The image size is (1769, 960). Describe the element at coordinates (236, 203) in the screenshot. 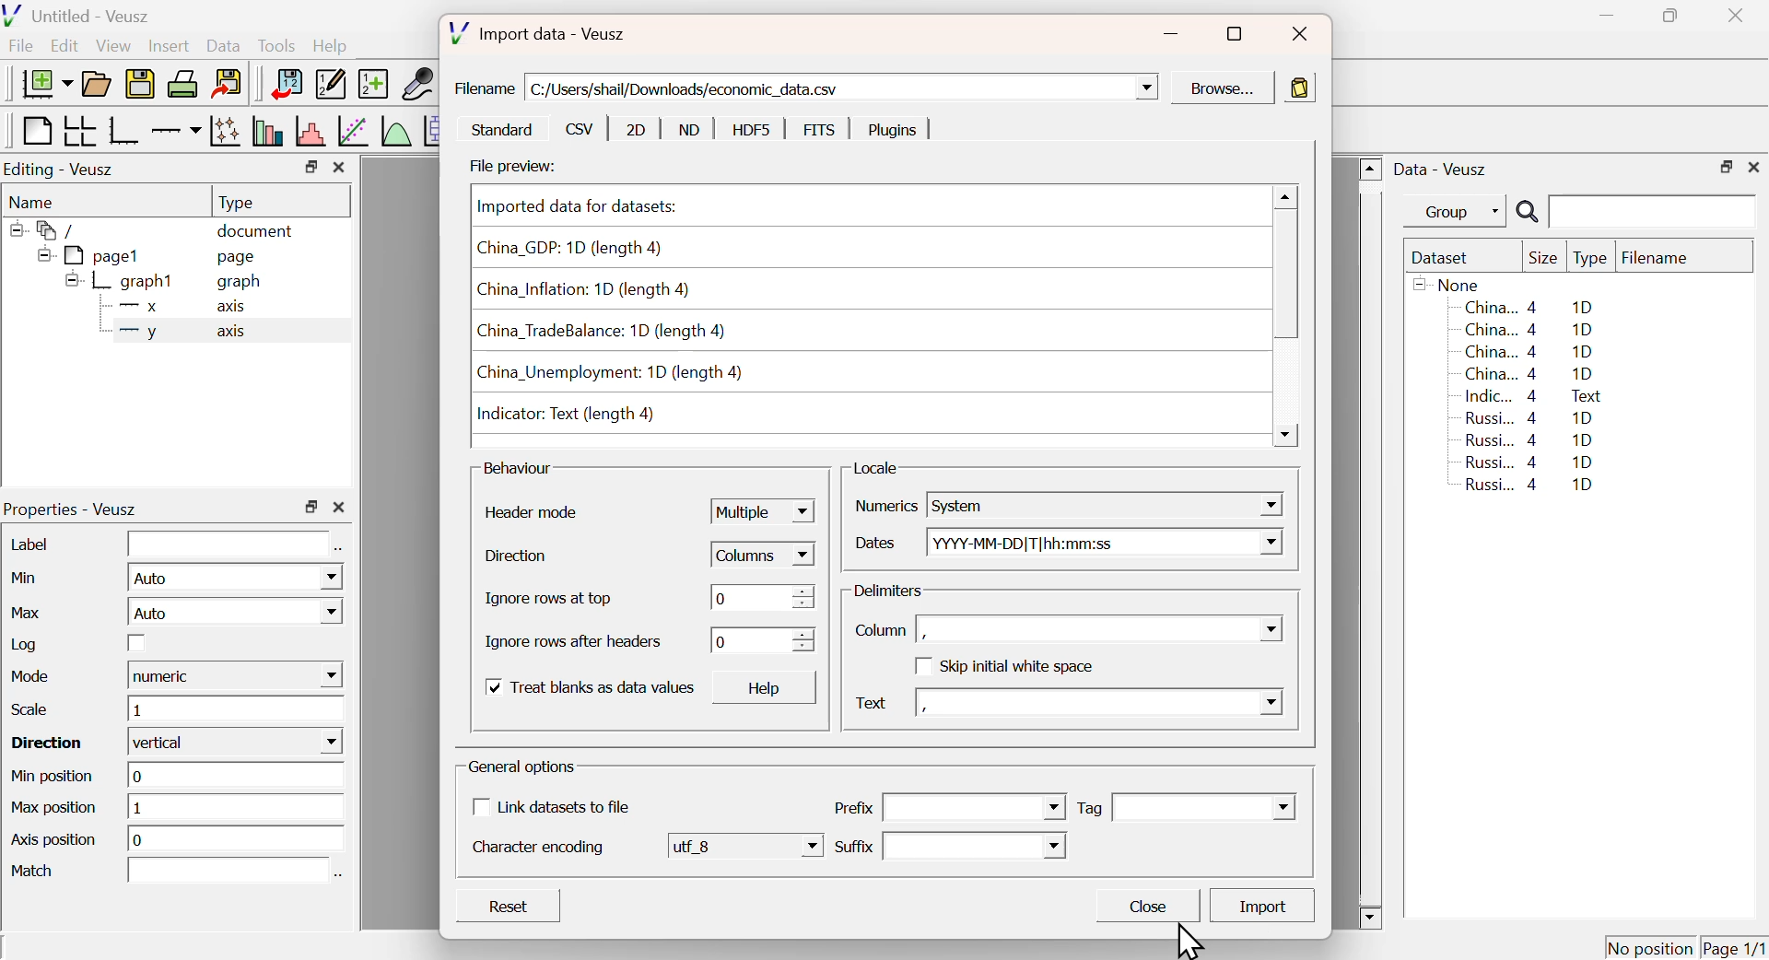

I see `Type` at that location.